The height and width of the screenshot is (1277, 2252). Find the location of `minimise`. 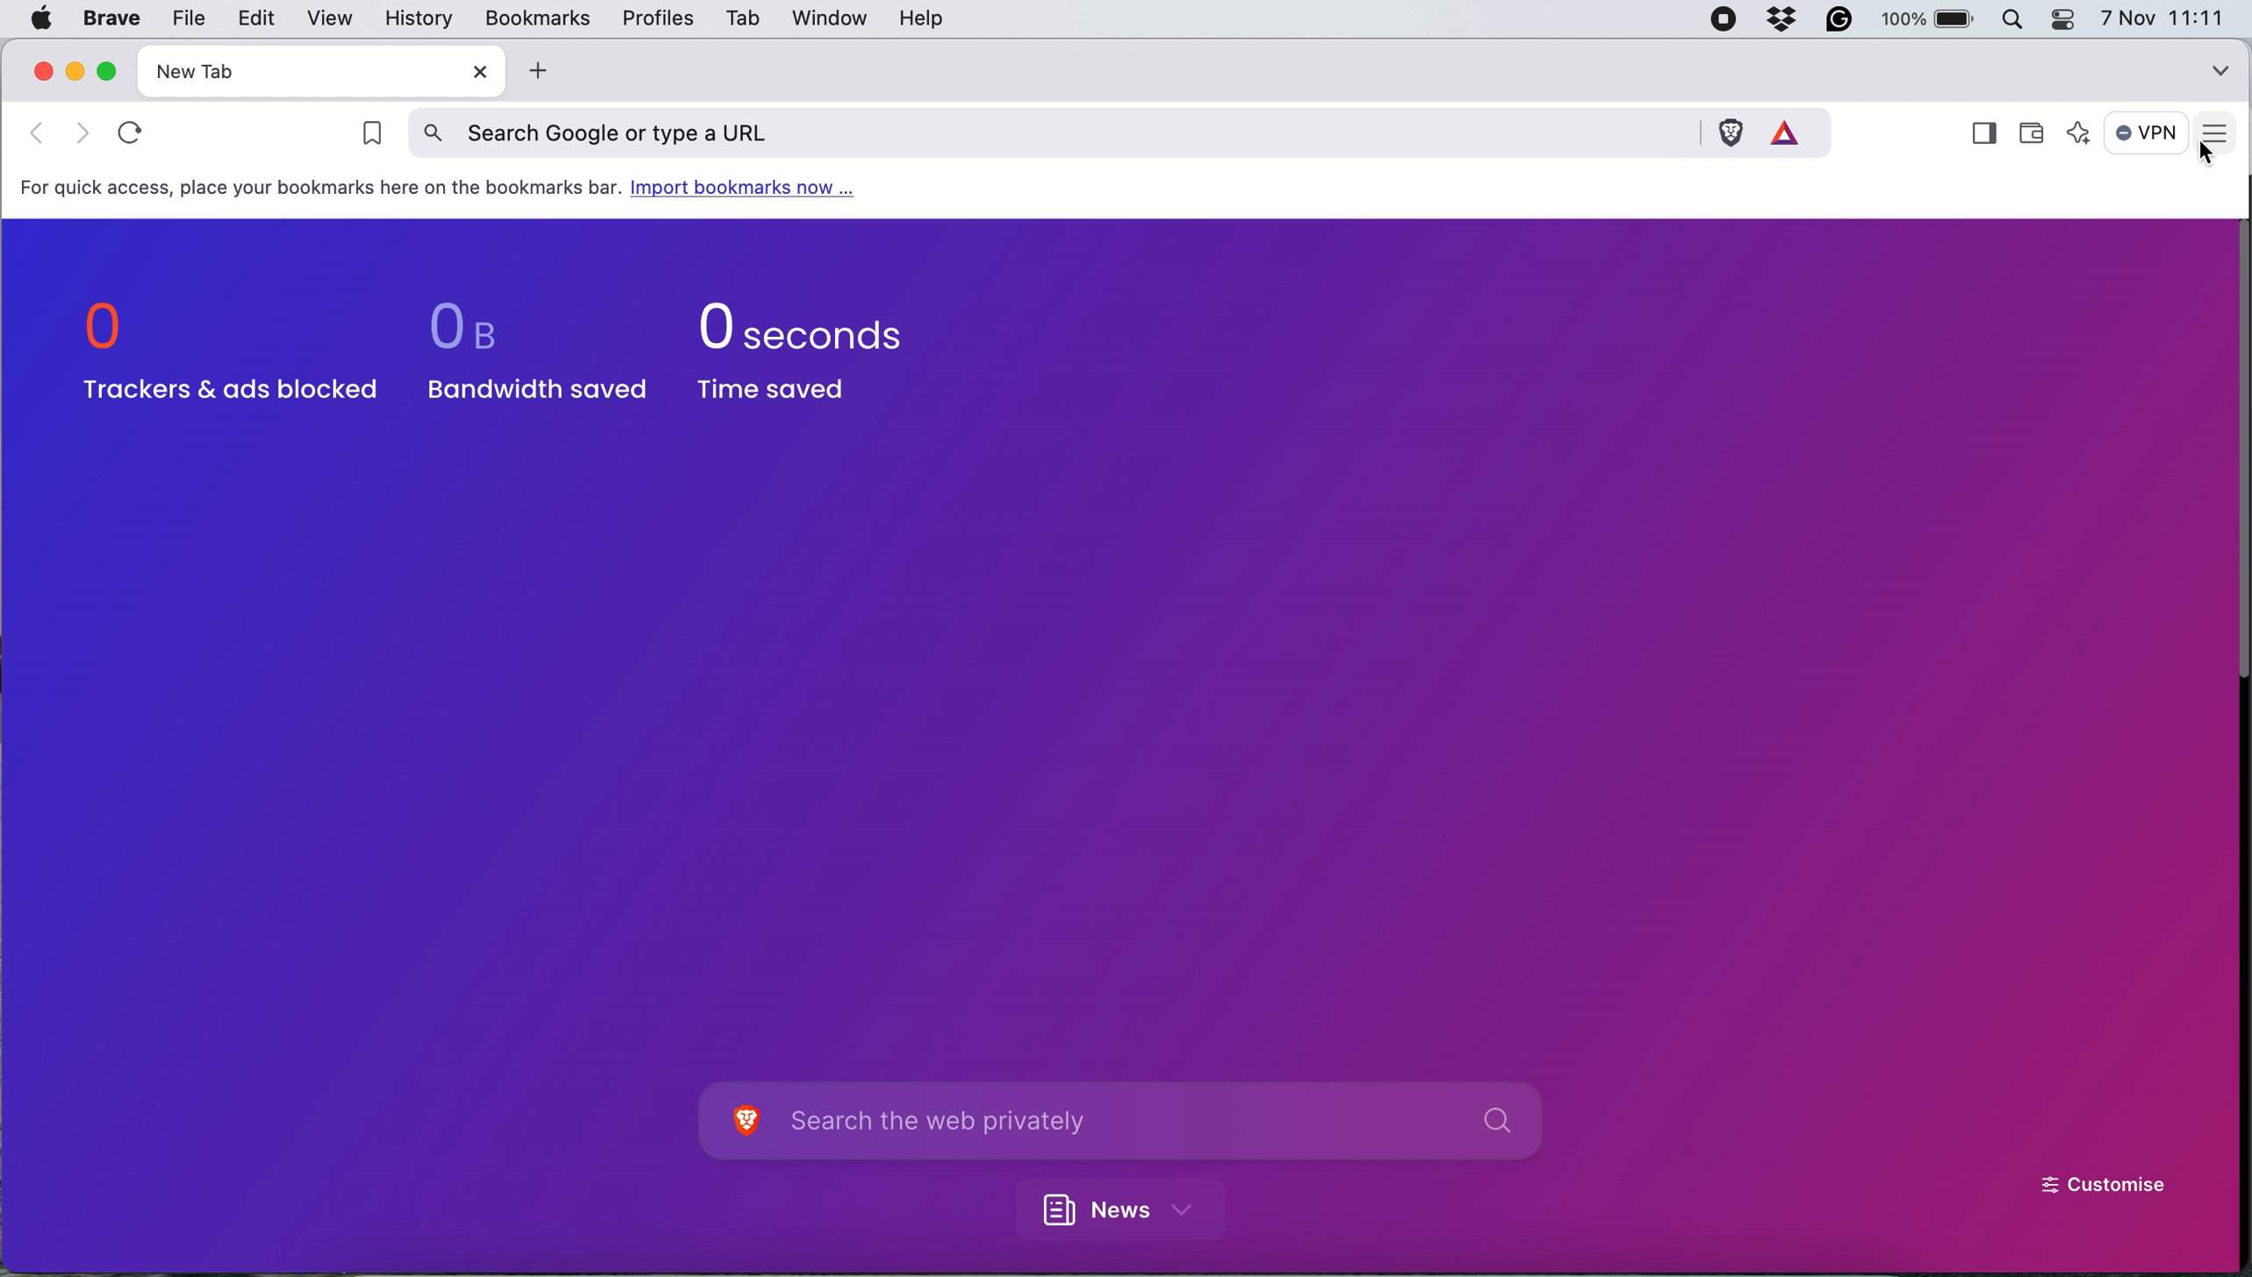

minimise is located at coordinates (75, 70).